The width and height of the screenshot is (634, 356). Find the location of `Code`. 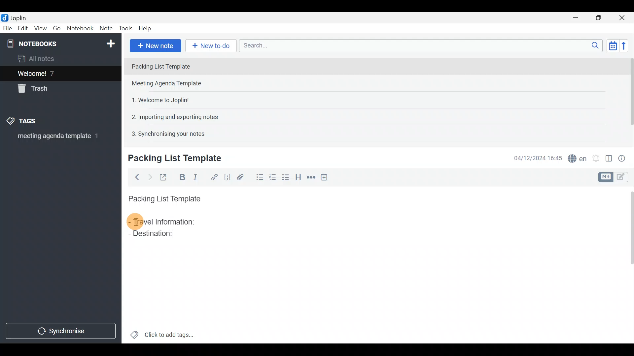

Code is located at coordinates (227, 177).